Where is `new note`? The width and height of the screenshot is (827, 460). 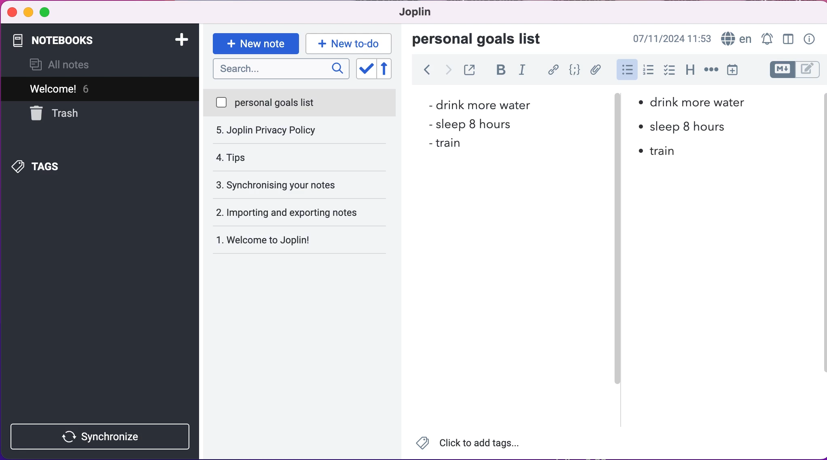
new note is located at coordinates (255, 43).